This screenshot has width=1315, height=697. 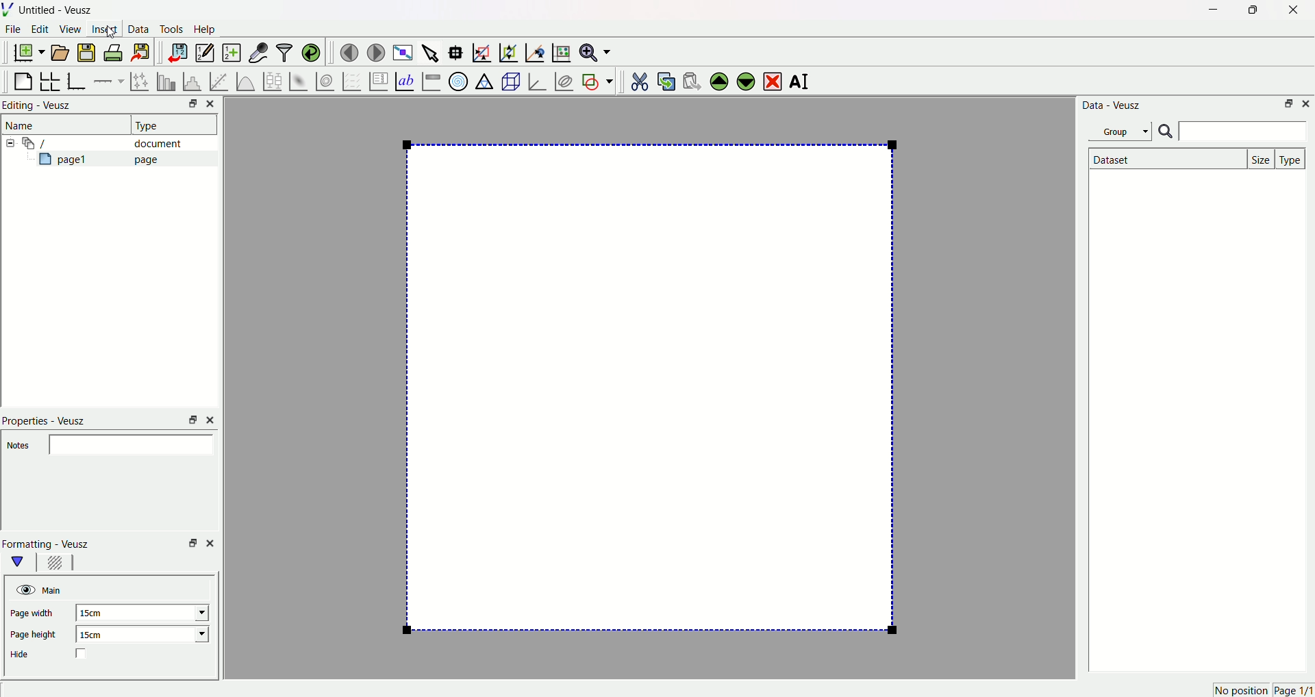 What do you see at coordinates (666, 79) in the screenshot?
I see `copy the widgets` at bounding box center [666, 79].